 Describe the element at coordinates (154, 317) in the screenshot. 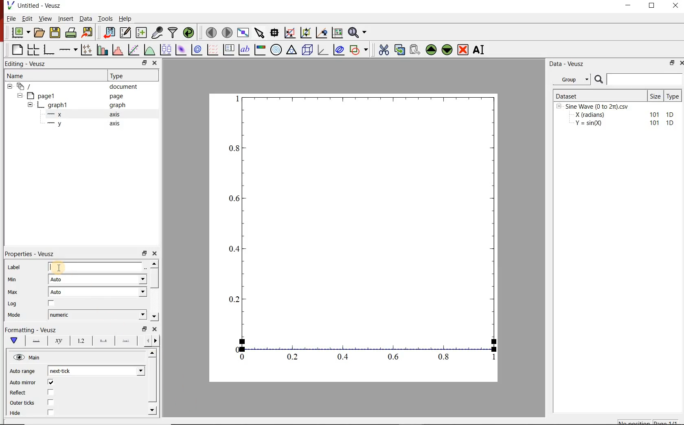

I see `Down` at that location.